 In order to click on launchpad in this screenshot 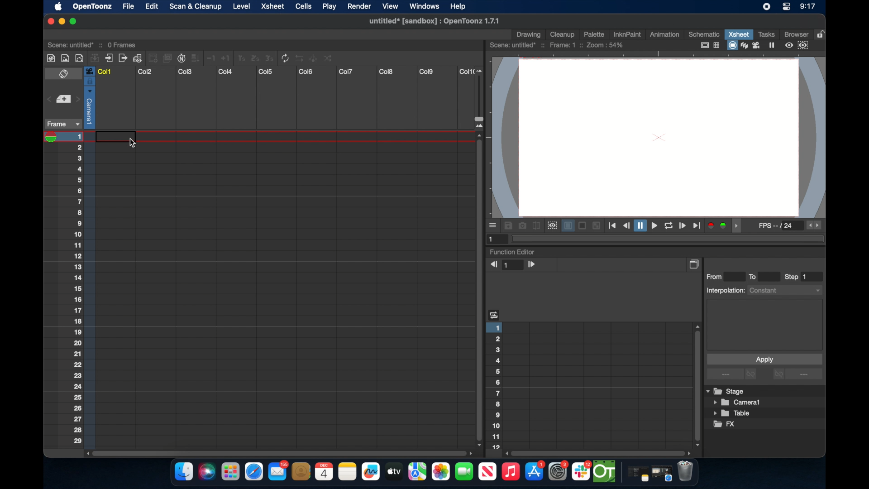, I will do `click(230, 473)`.